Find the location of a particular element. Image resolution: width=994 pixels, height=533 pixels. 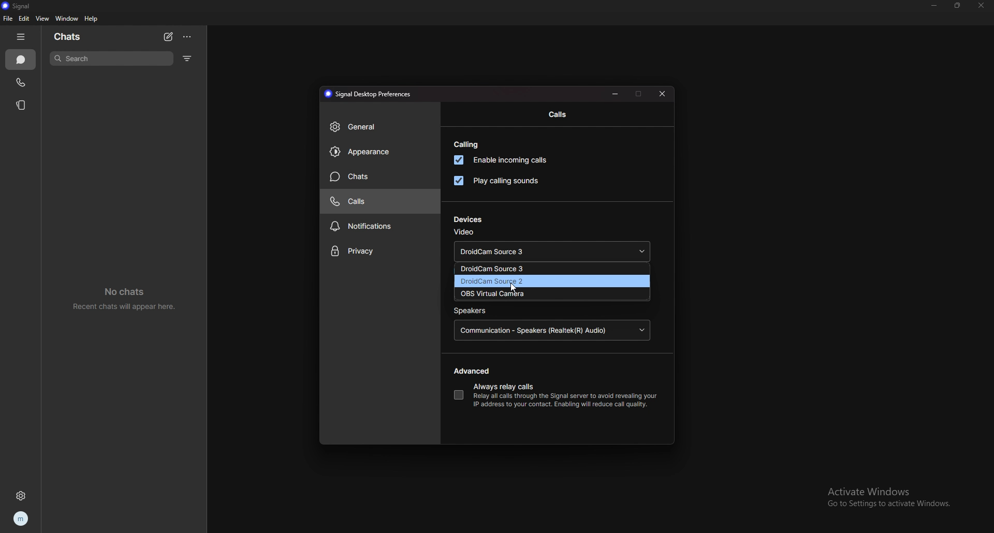

minimize is located at coordinates (935, 6).